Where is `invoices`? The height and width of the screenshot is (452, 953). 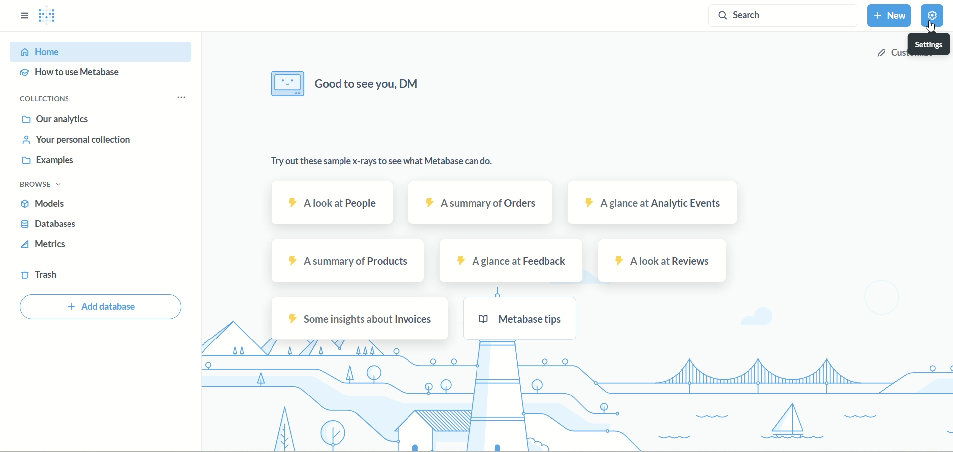
invoices is located at coordinates (362, 318).